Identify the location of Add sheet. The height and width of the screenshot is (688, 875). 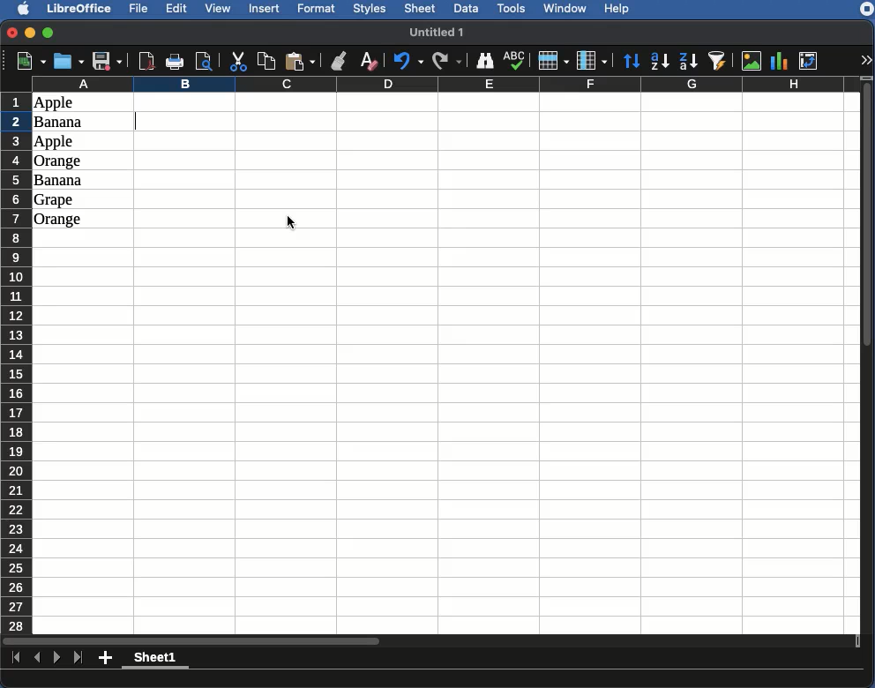
(106, 660).